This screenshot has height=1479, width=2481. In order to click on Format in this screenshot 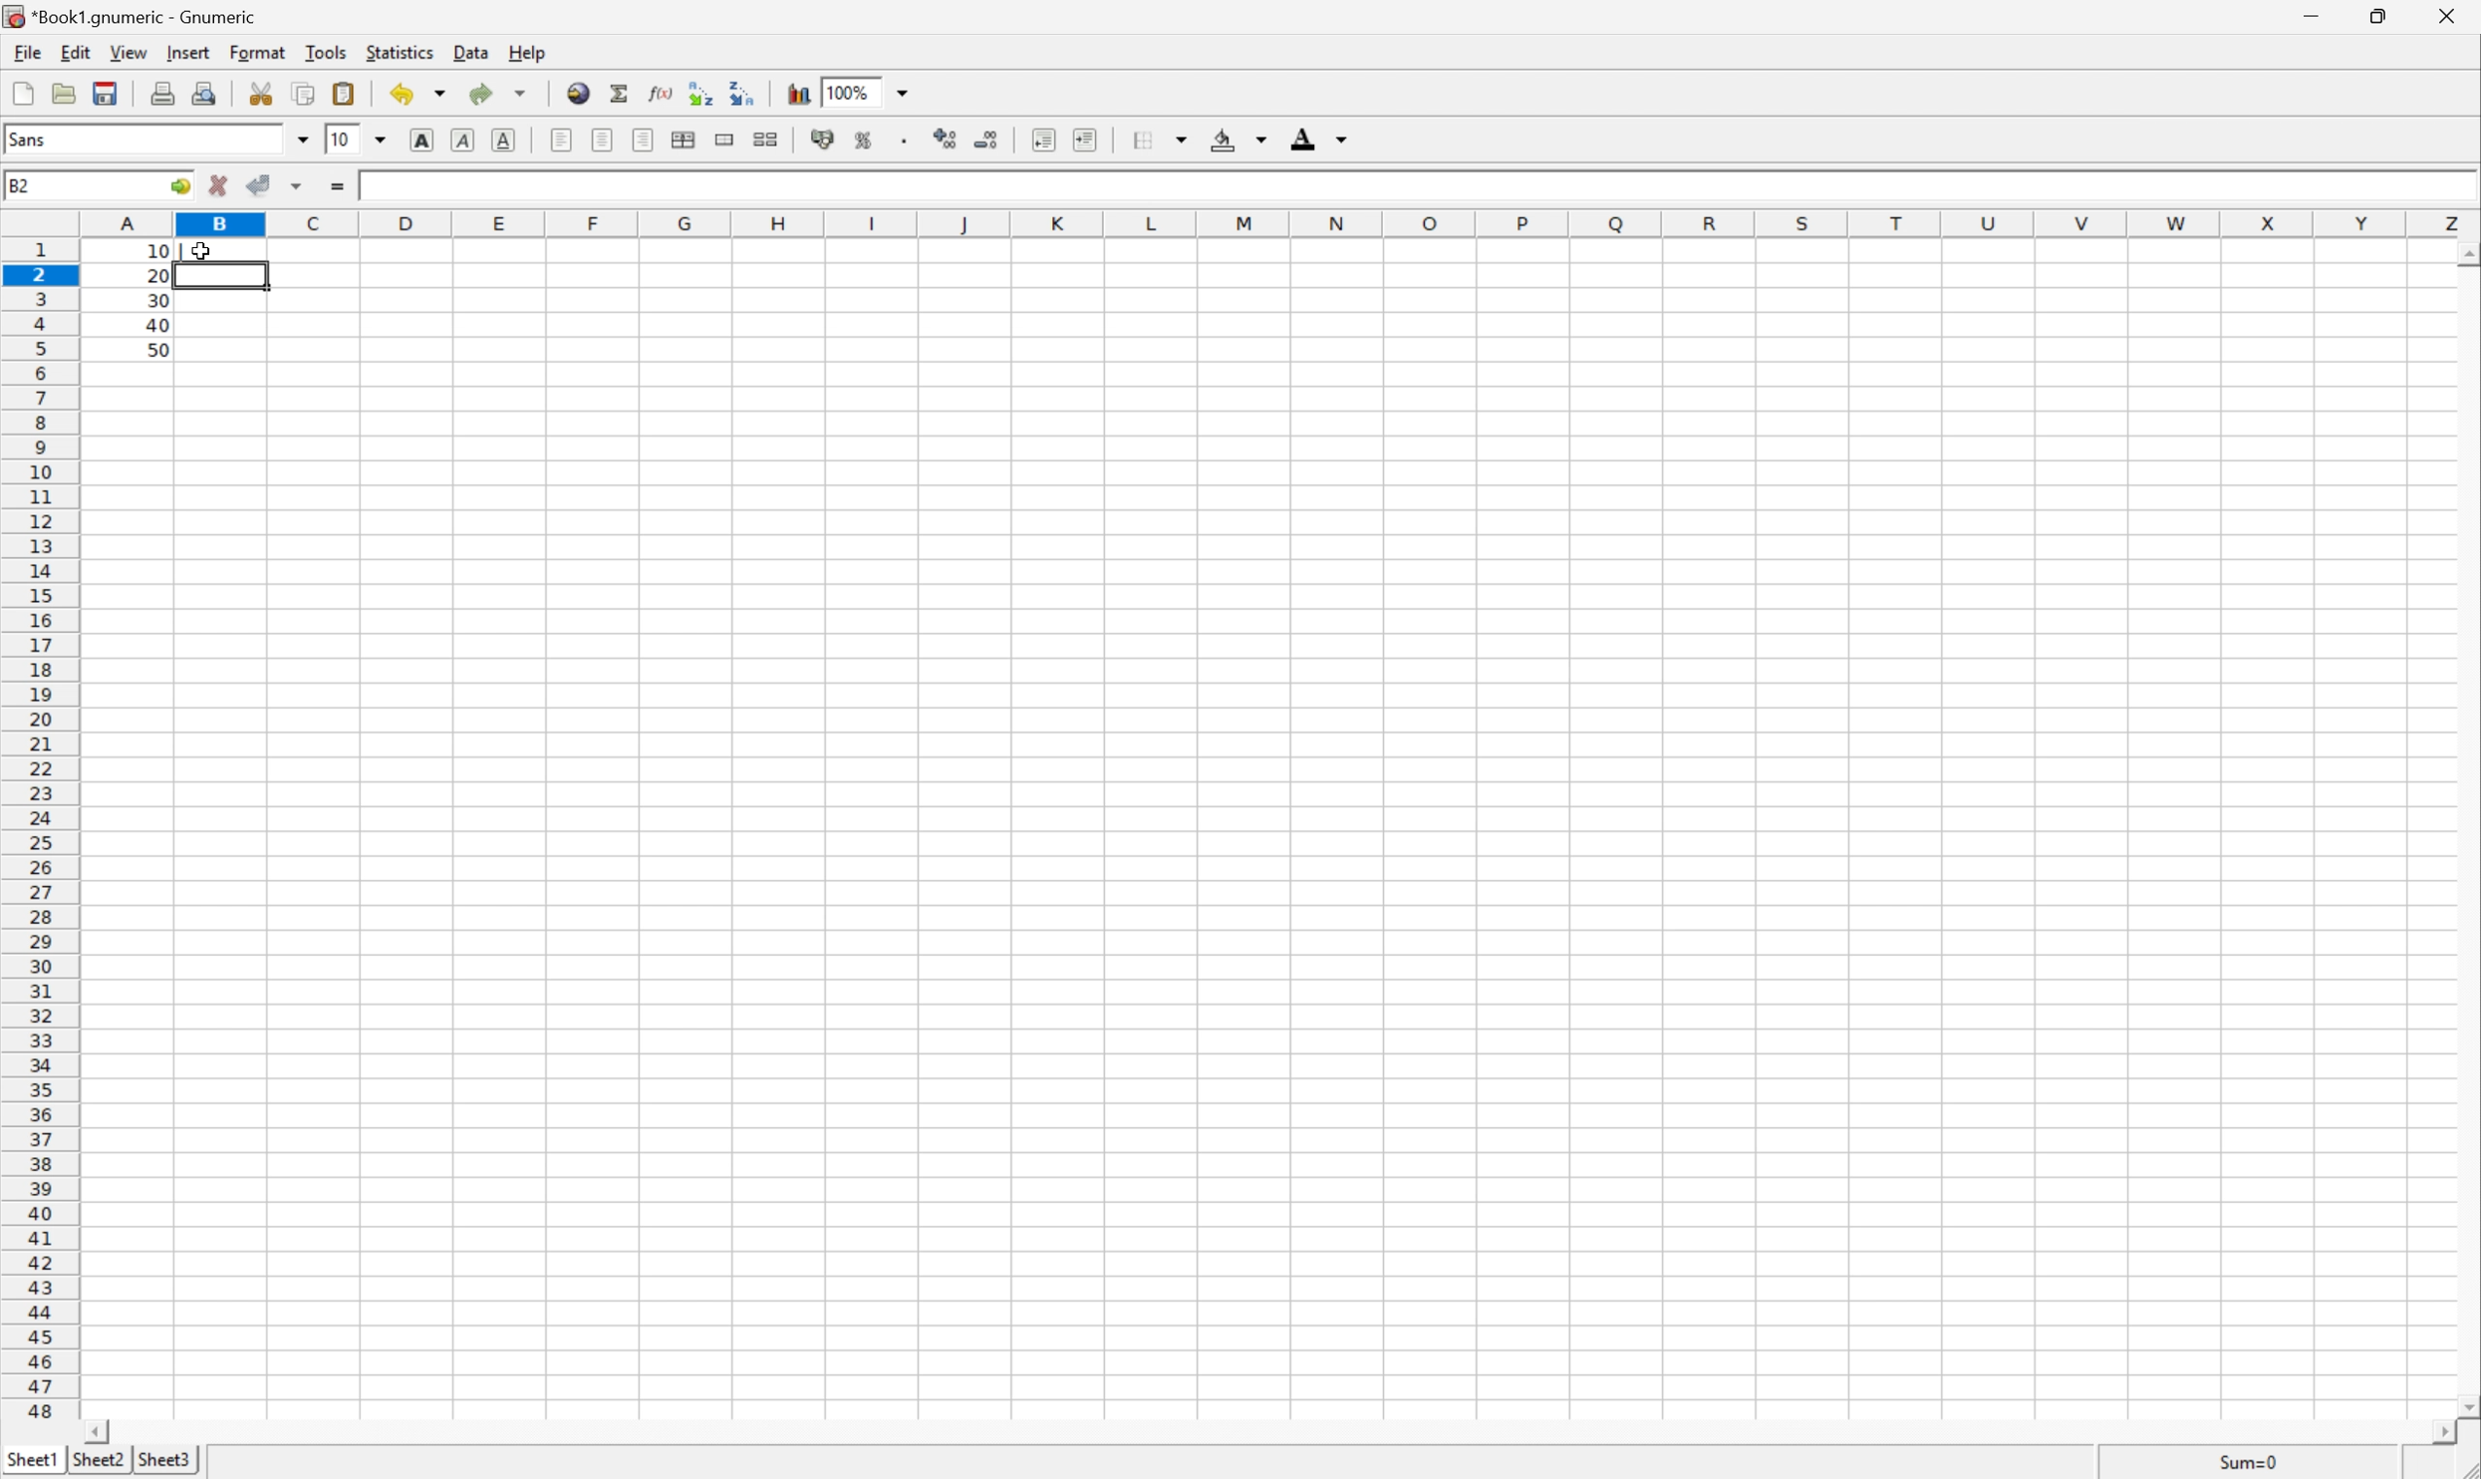, I will do `click(258, 52)`.